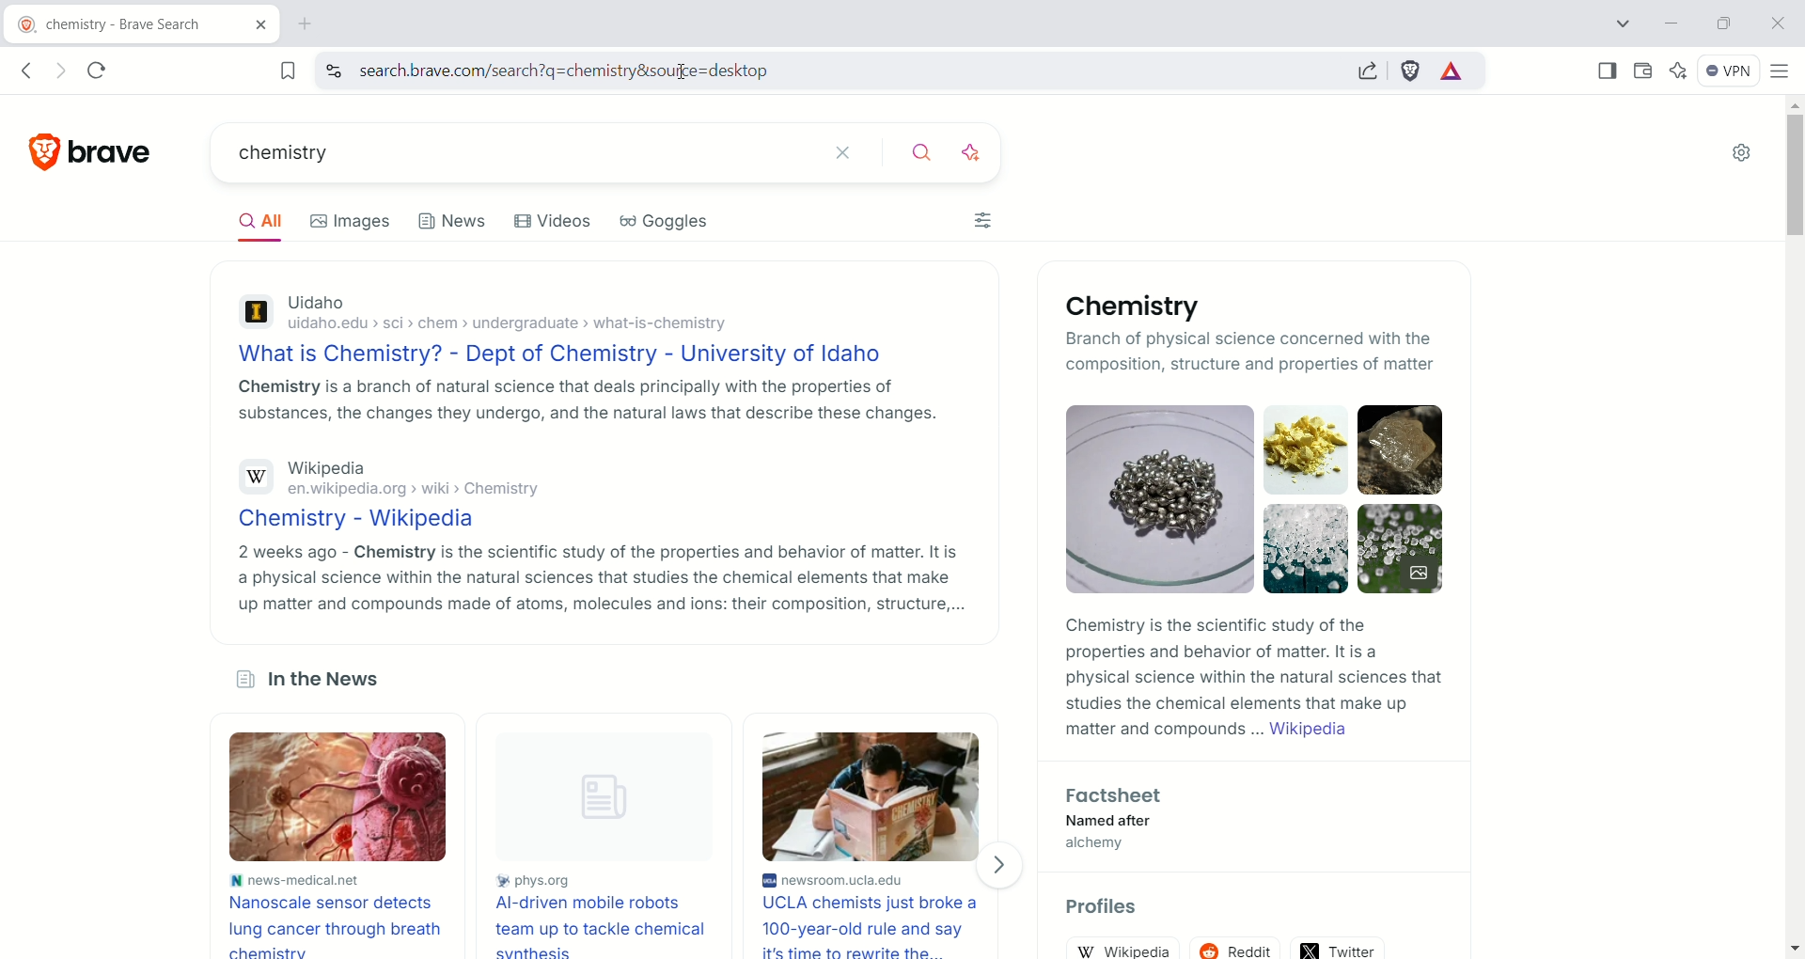 The height and width of the screenshot is (959, 1805). I want to click on brave logo, so click(92, 151).